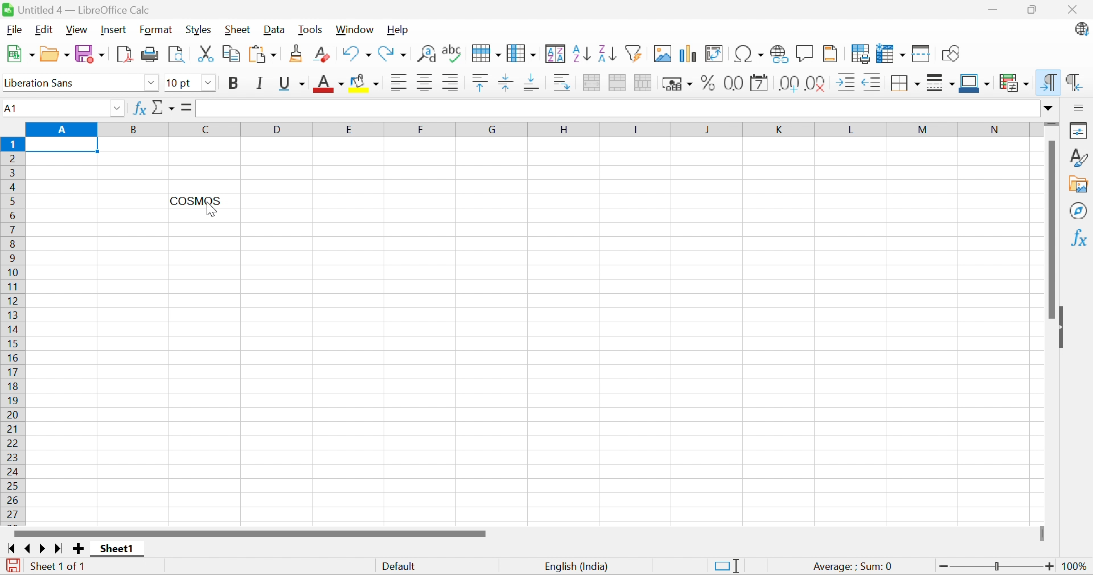 The height and width of the screenshot is (575, 1093). What do you see at coordinates (904, 85) in the screenshot?
I see `Borders` at bounding box center [904, 85].